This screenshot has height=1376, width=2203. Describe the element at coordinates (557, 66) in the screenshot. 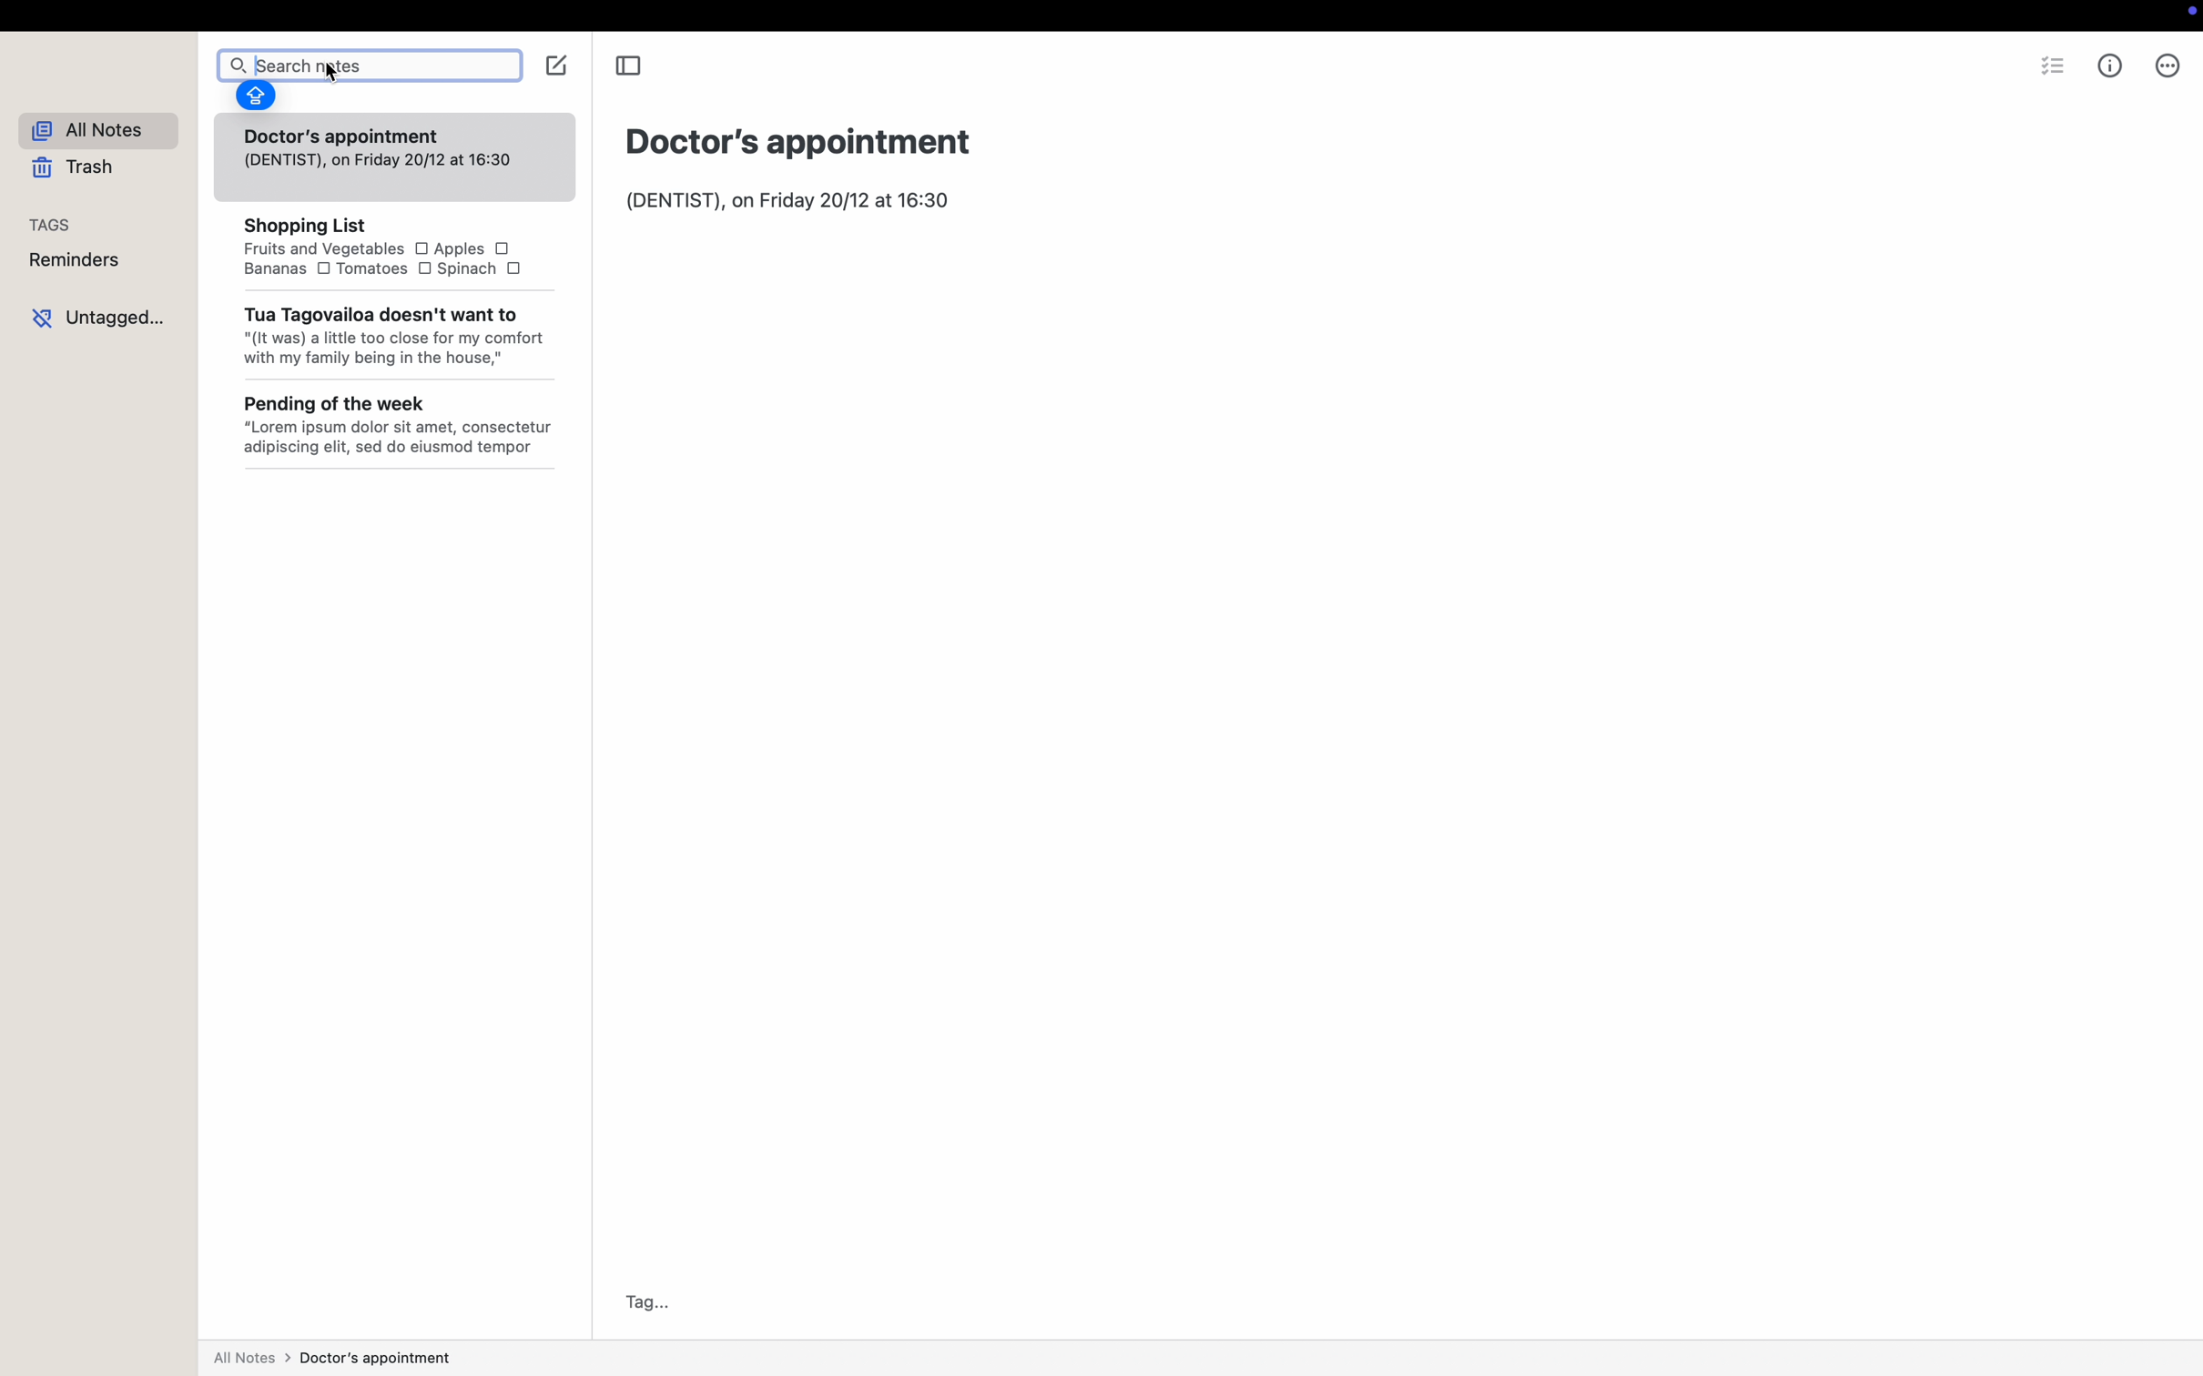

I see `create note` at that location.